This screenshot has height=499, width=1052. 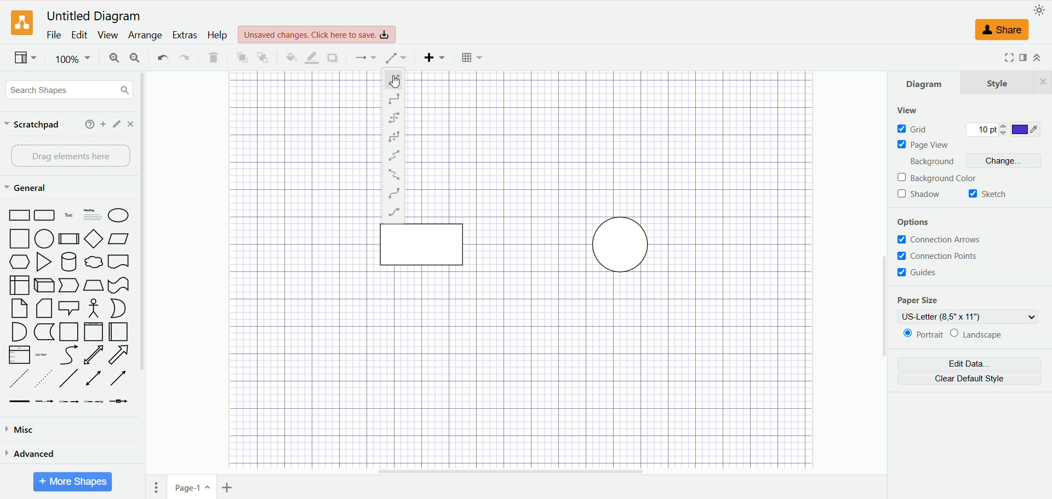 What do you see at coordinates (185, 34) in the screenshot?
I see `extras` at bounding box center [185, 34].